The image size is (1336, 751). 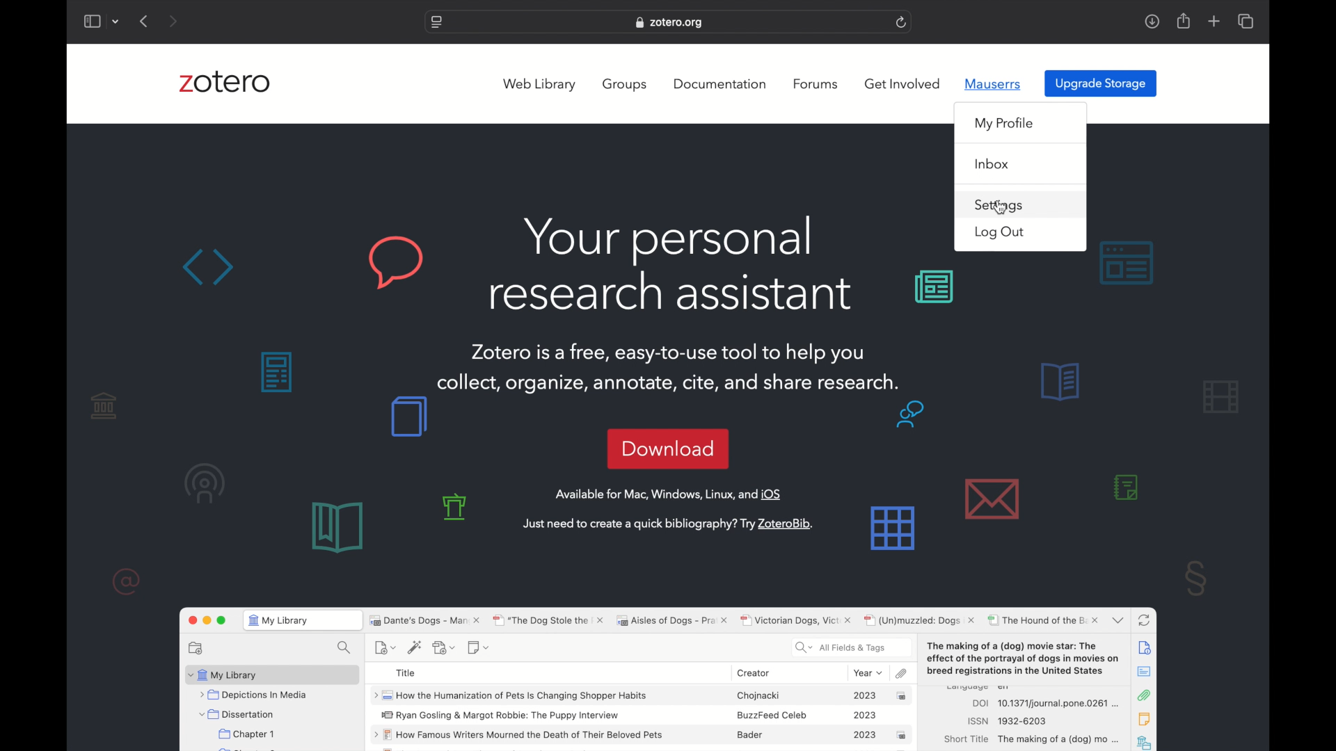 What do you see at coordinates (626, 86) in the screenshot?
I see `groups` at bounding box center [626, 86].